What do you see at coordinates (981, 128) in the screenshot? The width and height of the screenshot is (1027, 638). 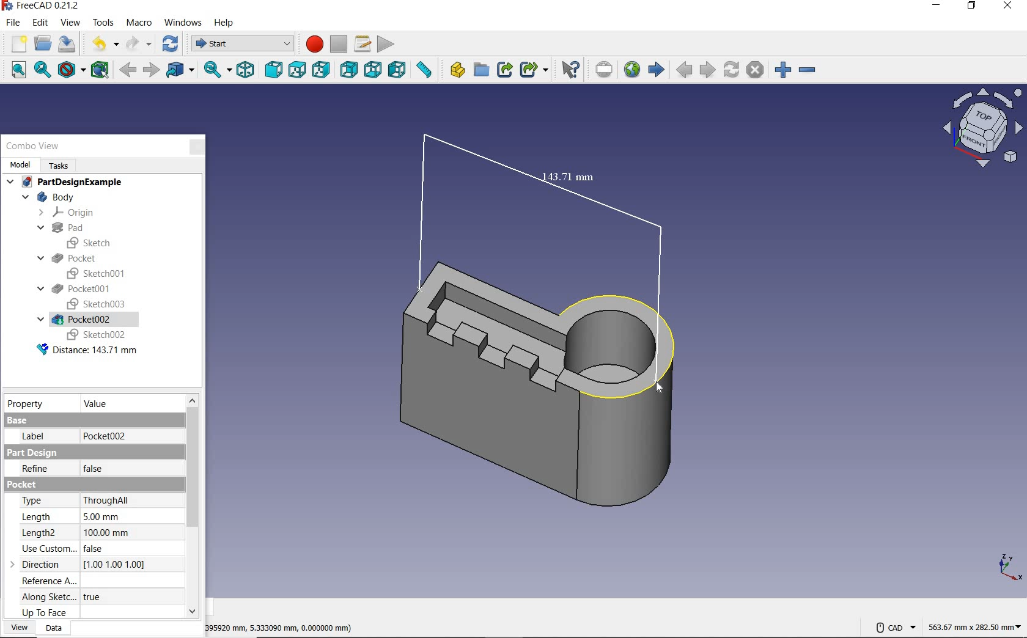 I see `workbench view` at bounding box center [981, 128].